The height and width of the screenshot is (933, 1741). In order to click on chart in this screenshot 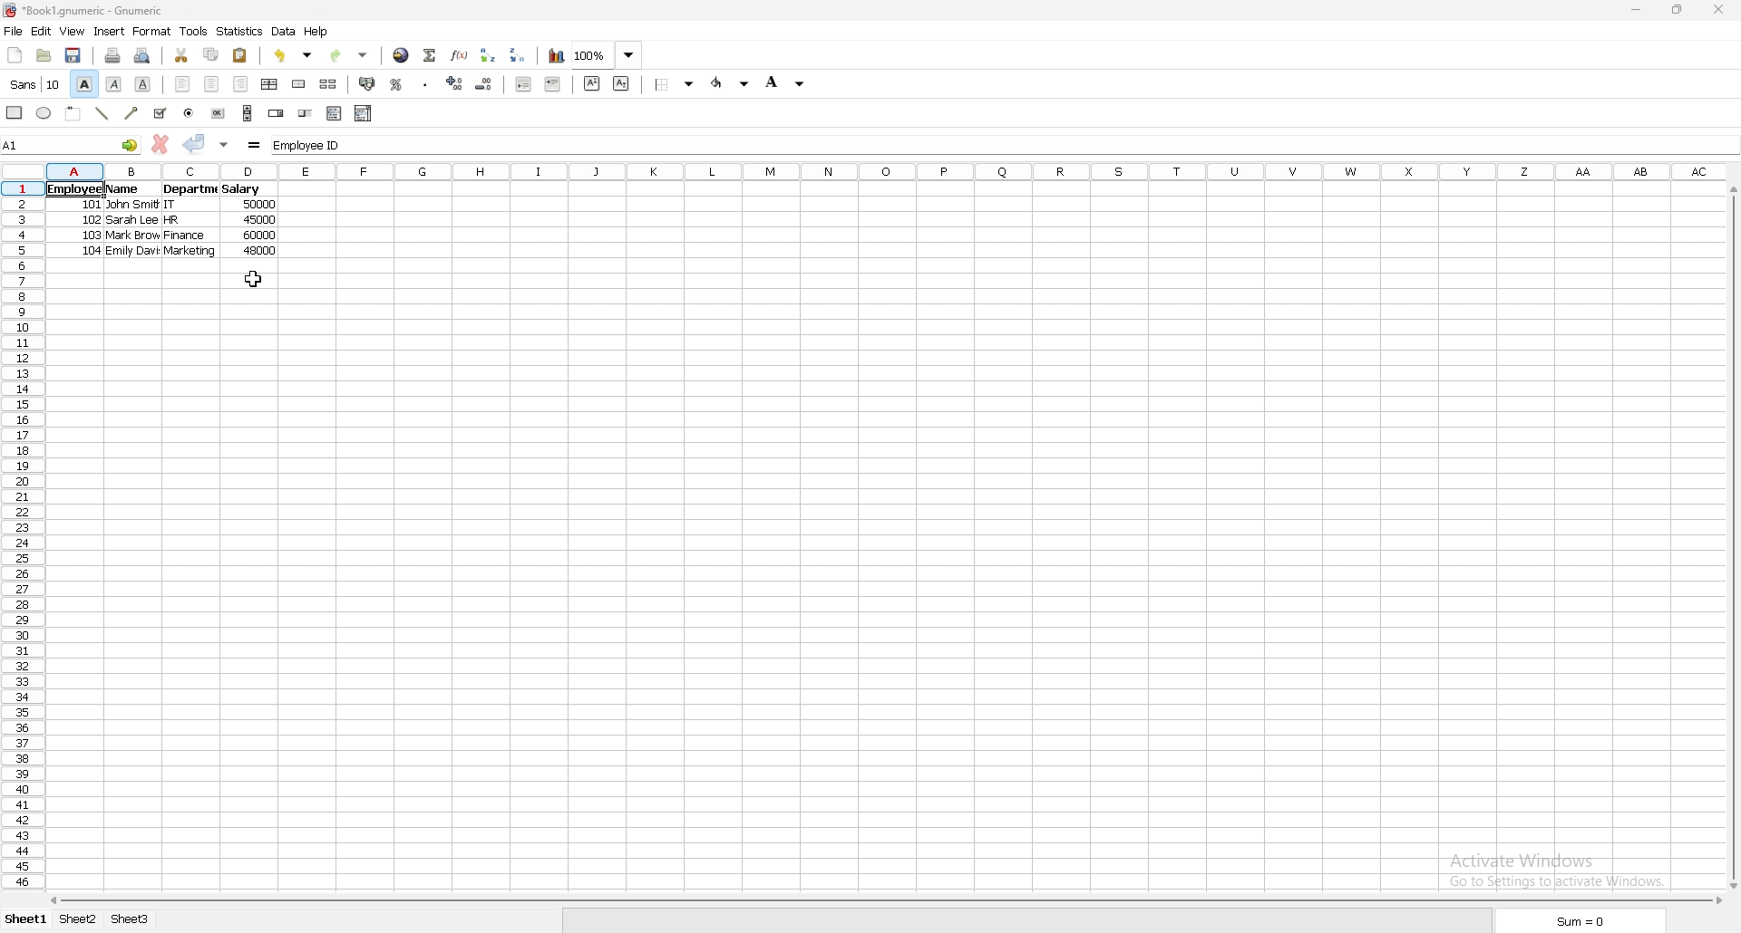, I will do `click(557, 56)`.